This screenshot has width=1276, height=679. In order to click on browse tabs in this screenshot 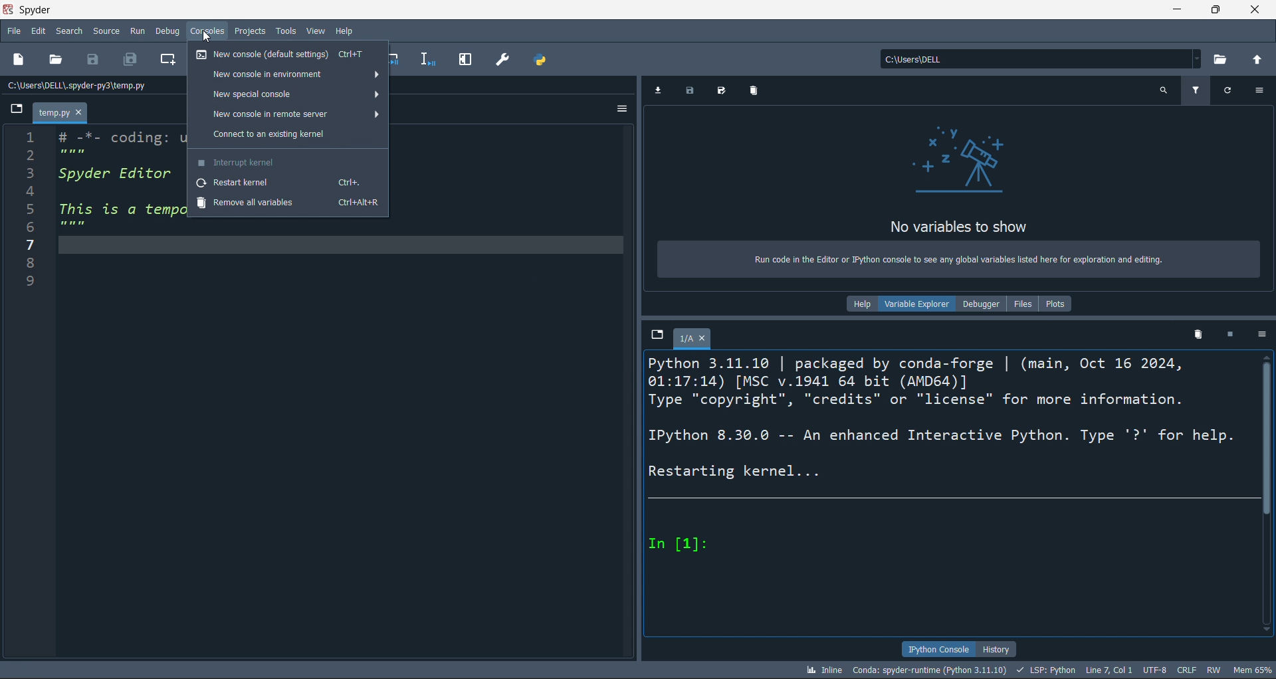, I will do `click(13, 111)`.